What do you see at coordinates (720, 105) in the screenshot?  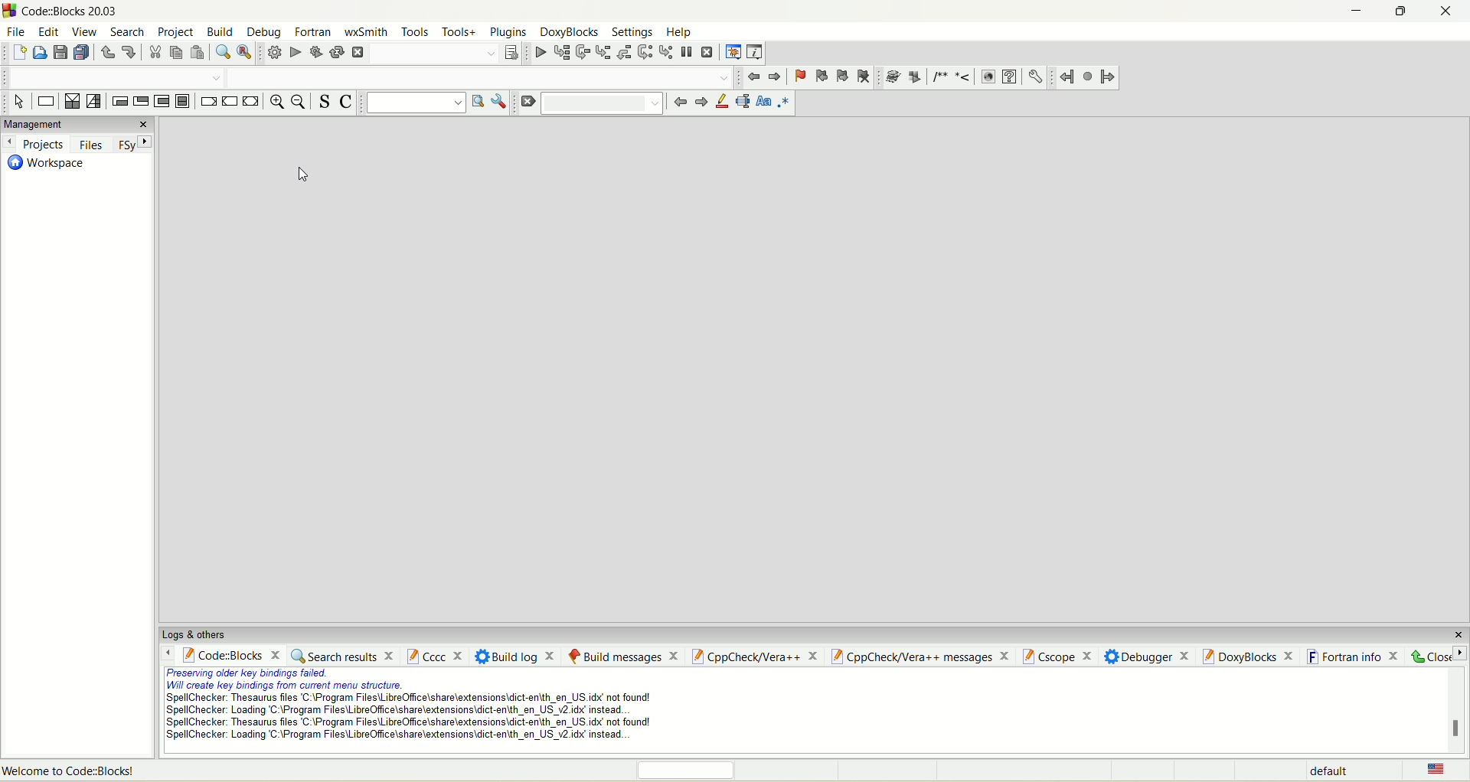 I see `highlight` at bounding box center [720, 105].